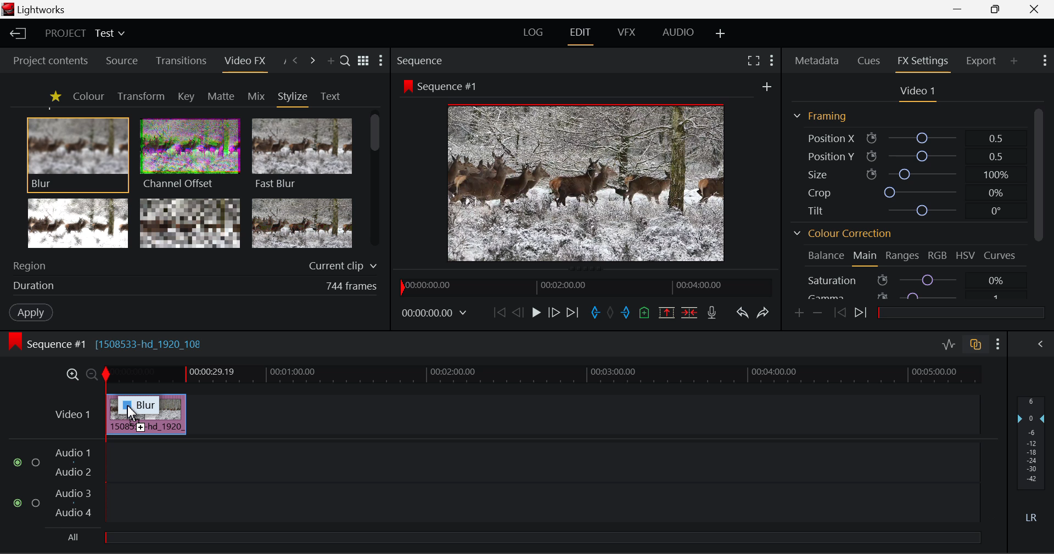 The width and height of the screenshot is (1054, 554). Describe the element at coordinates (435, 312) in the screenshot. I see `Frame Time` at that location.